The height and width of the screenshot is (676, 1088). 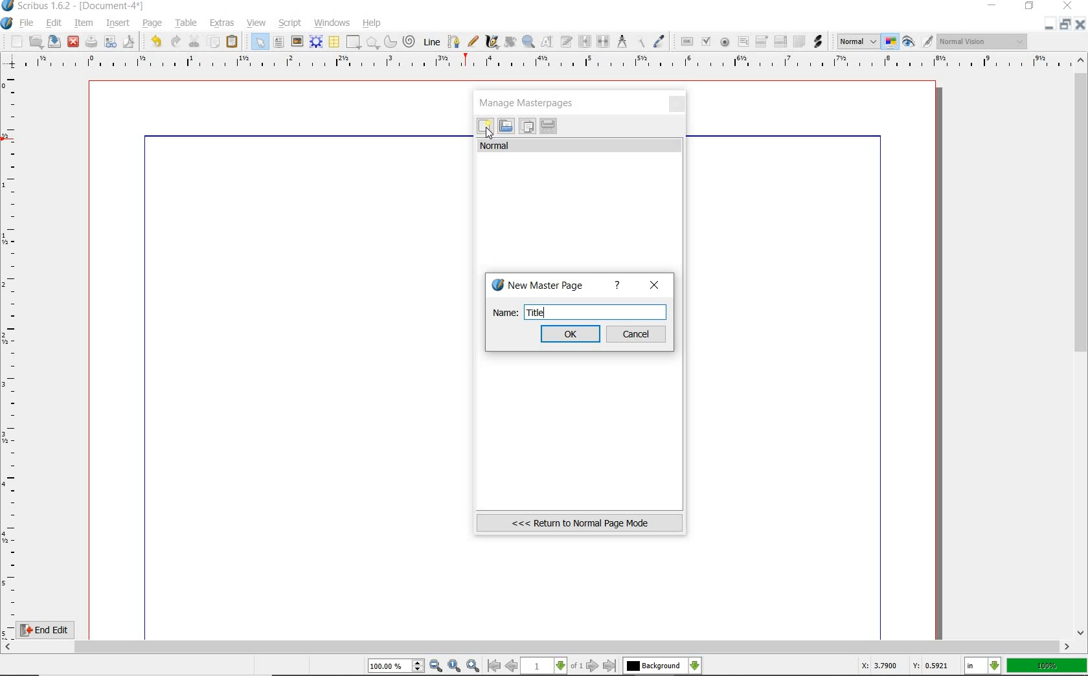 I want to click on link text frames, so click(x=584, y=41).